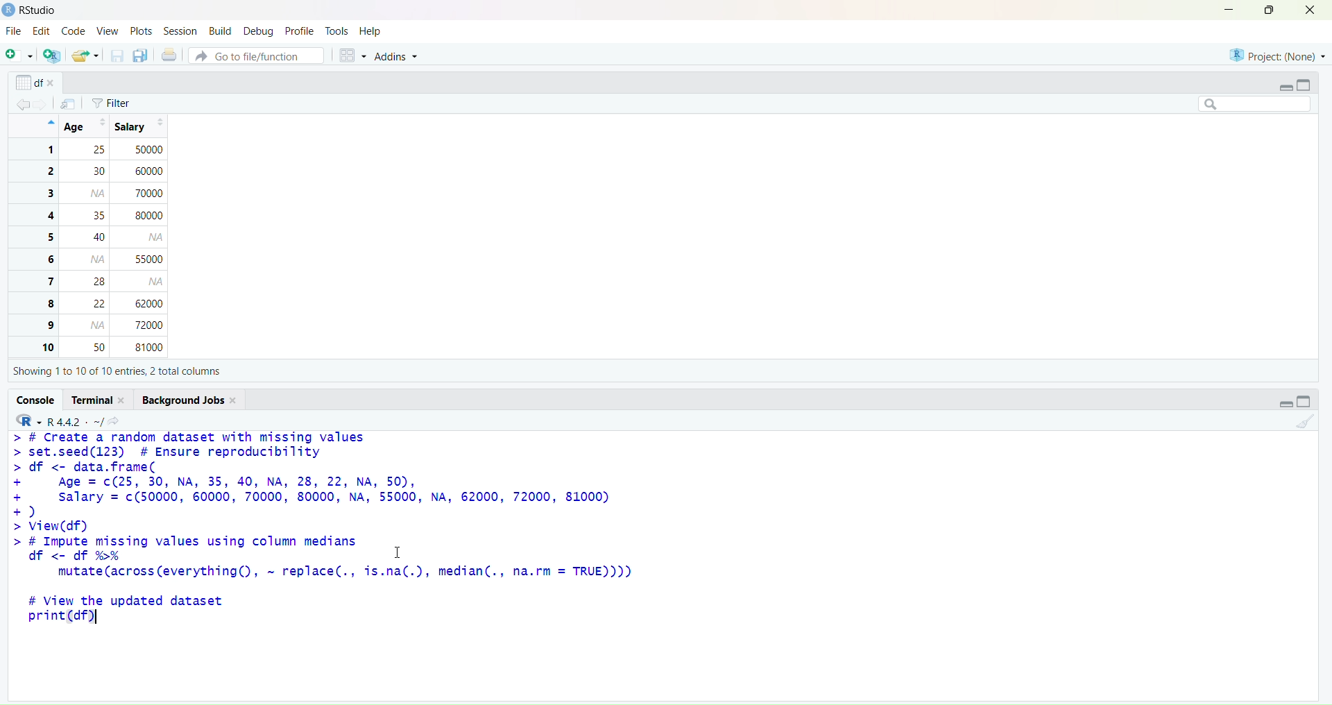 The image size is (1332, 705). I want to click on addins, so click(400, 59).